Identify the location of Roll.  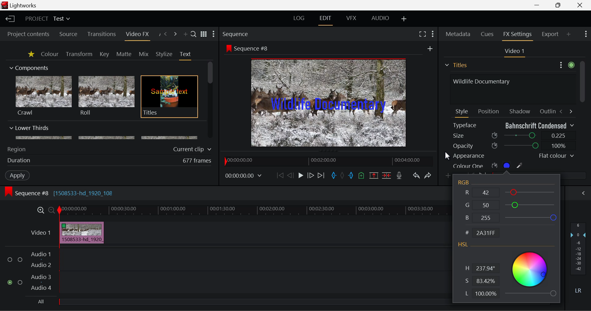
(106, 96).